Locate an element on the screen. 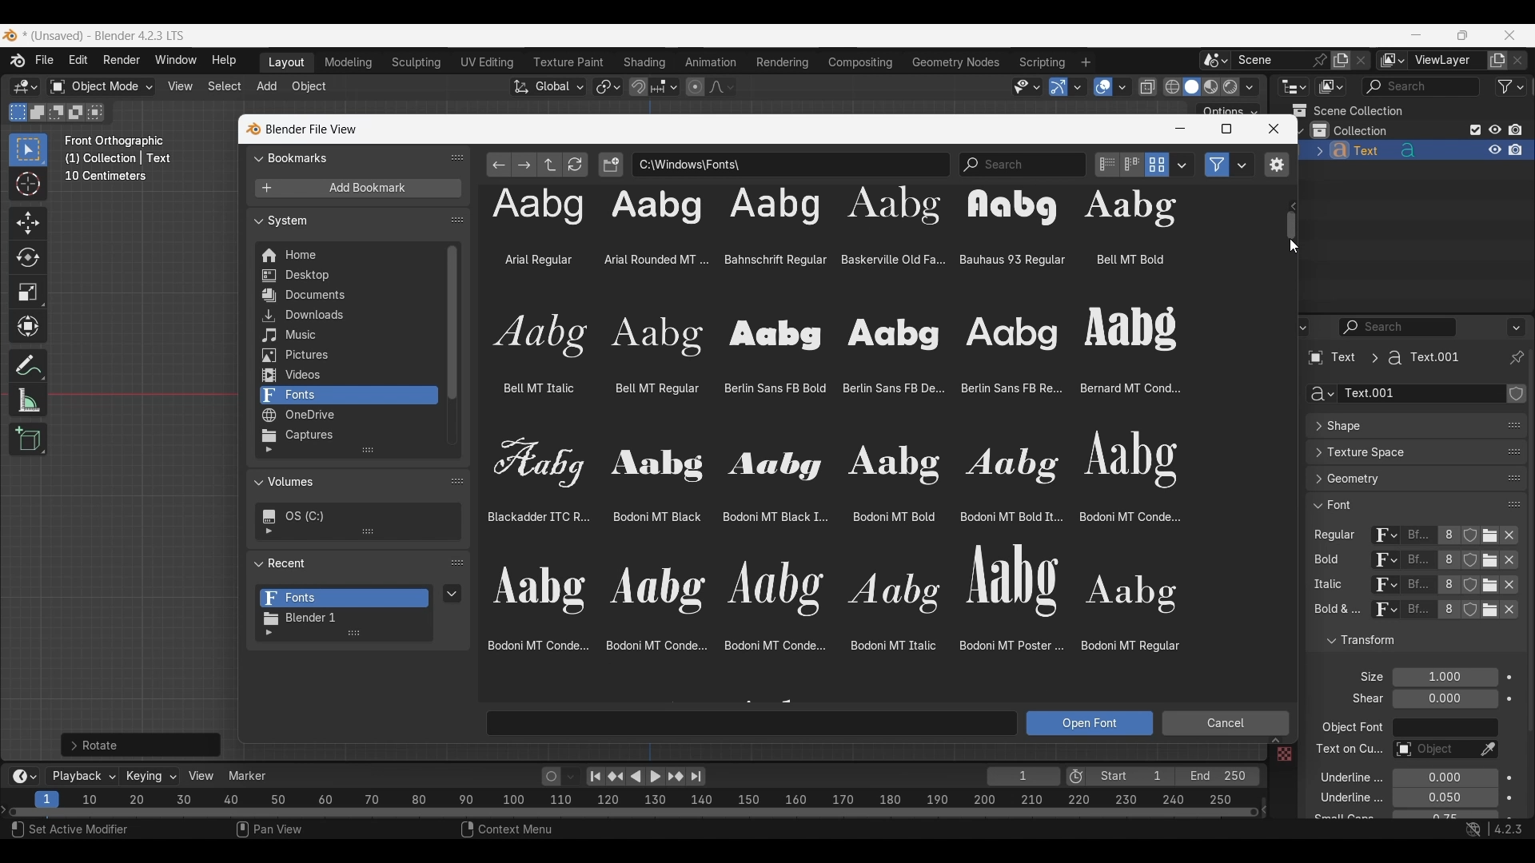  Add workspace is located at coordinates (1085, 62).